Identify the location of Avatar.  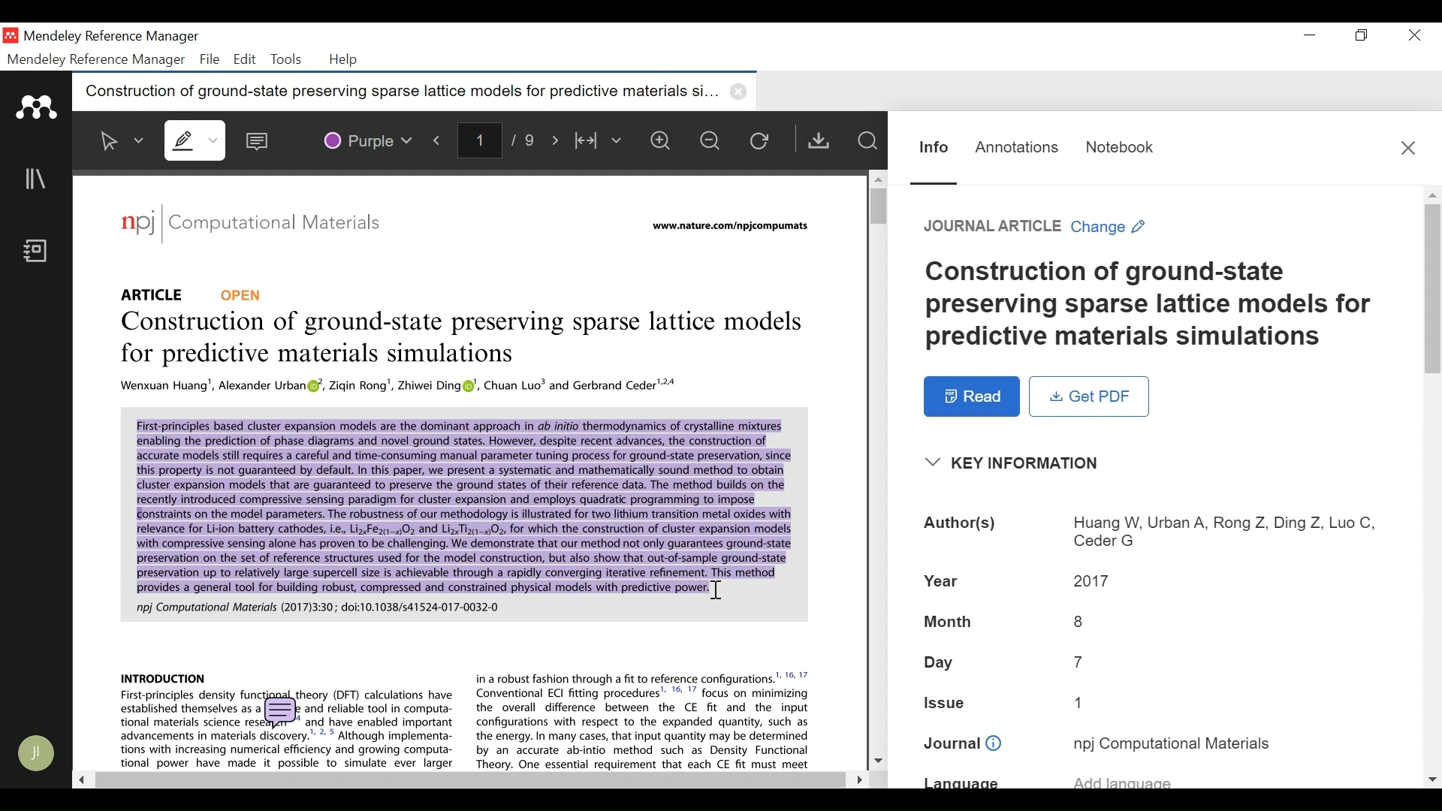
(38, 753).